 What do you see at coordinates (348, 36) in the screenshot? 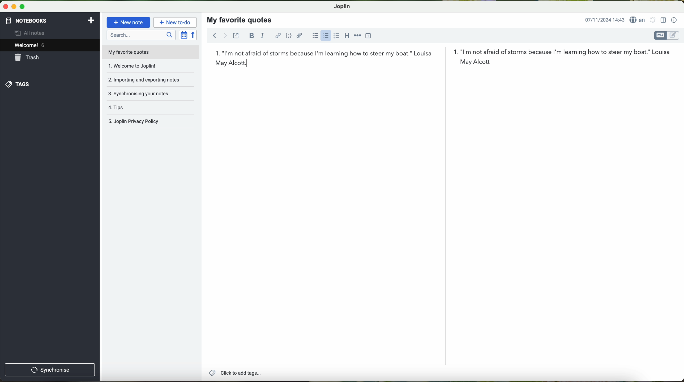
I see `heading` at bounding box center [348, 36].